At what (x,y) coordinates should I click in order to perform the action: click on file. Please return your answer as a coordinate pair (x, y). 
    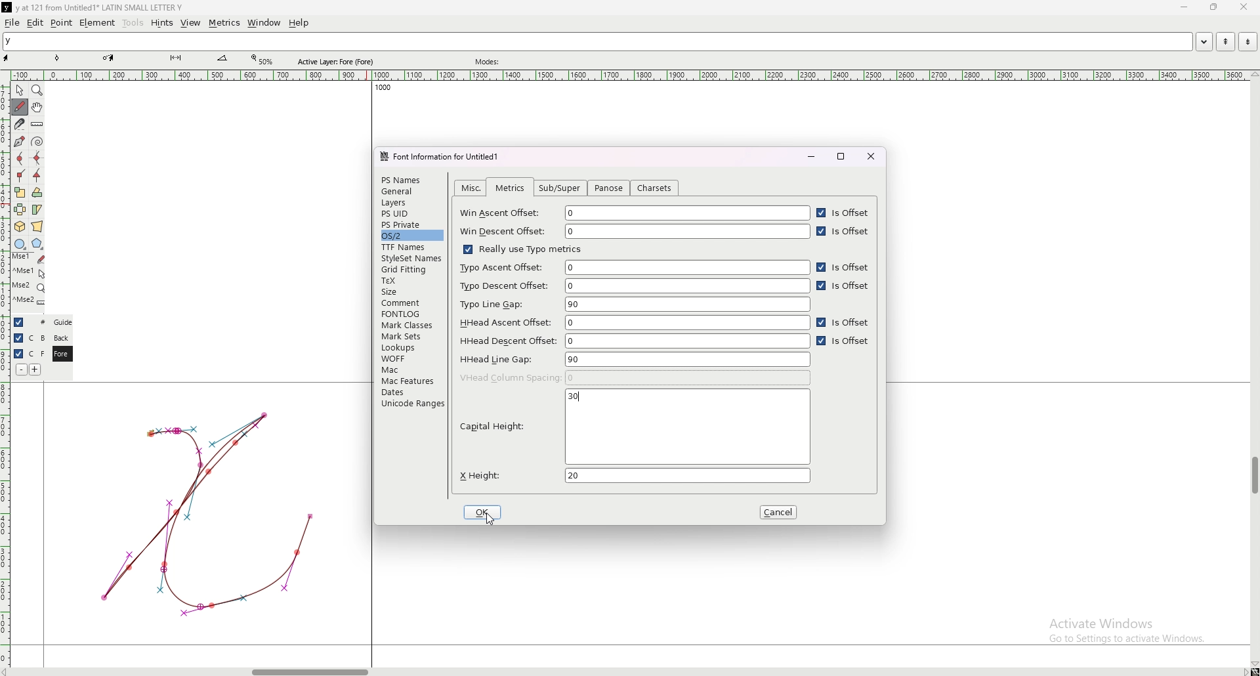
    Looking at the image, I should click on (12, 22).